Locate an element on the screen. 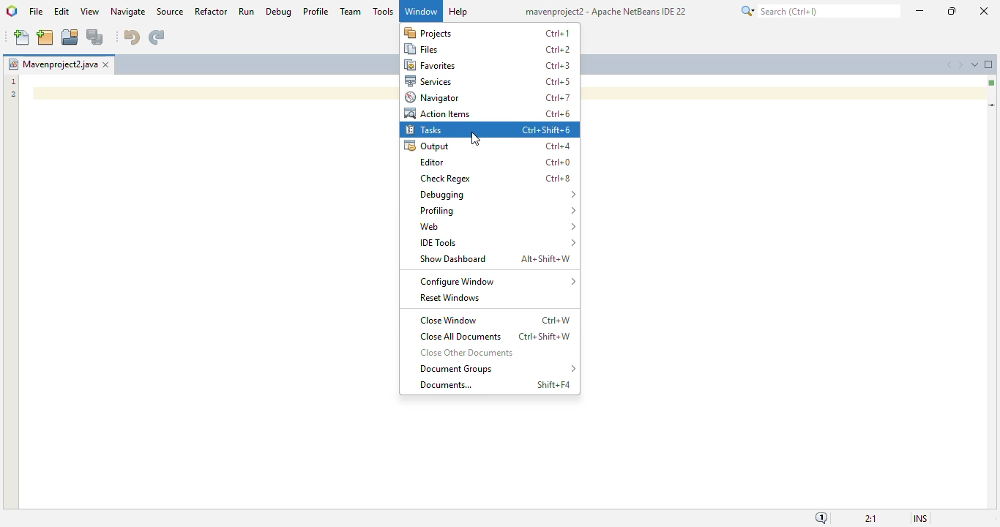 Image resolution: width=1000 pixels, height=527 pixels. edit is located at coordinates (61, 11).